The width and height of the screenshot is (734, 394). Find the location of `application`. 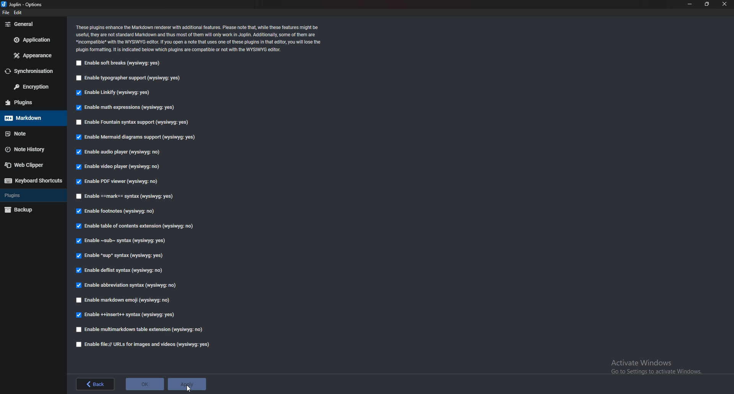

application is located at coordinates (33, 39).